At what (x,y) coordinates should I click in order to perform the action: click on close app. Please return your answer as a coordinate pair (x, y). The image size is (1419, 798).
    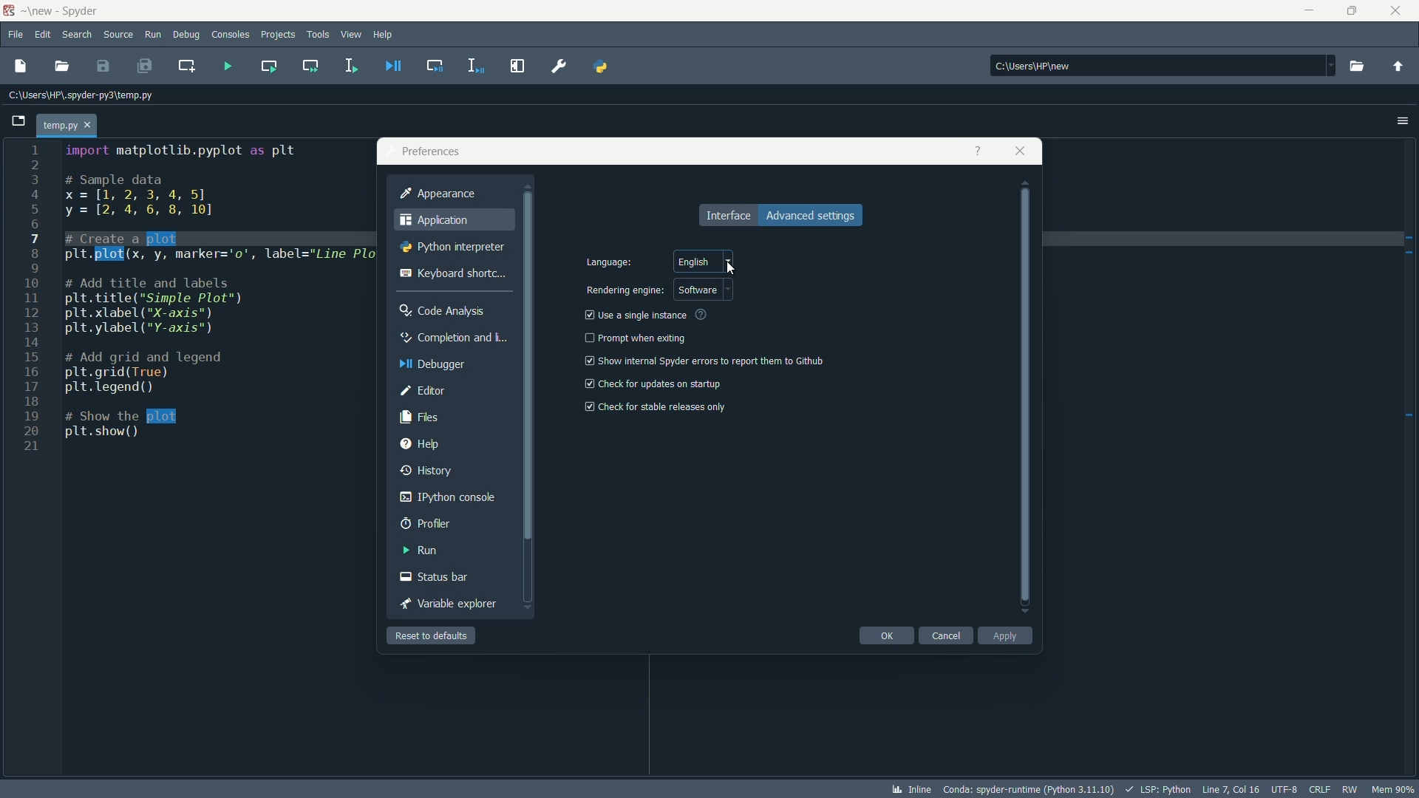
    Looking at the image, I should click on (1400, 11).